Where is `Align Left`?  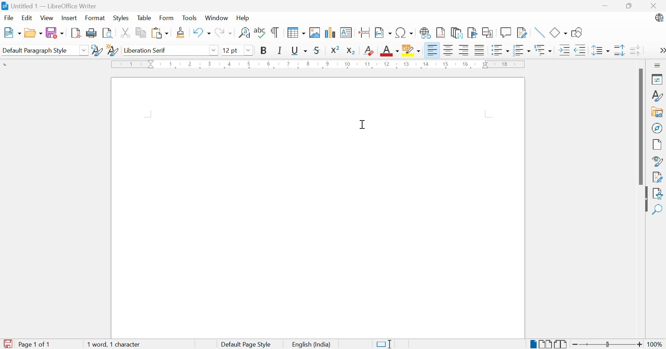 Align Left is located at coordinates (432, 50).